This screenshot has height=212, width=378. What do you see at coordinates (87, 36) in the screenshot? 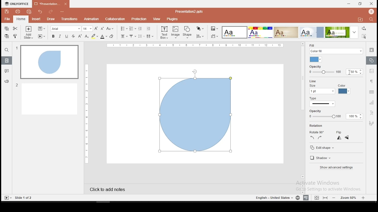
I see `subscript` at bounding box center [87, 36].